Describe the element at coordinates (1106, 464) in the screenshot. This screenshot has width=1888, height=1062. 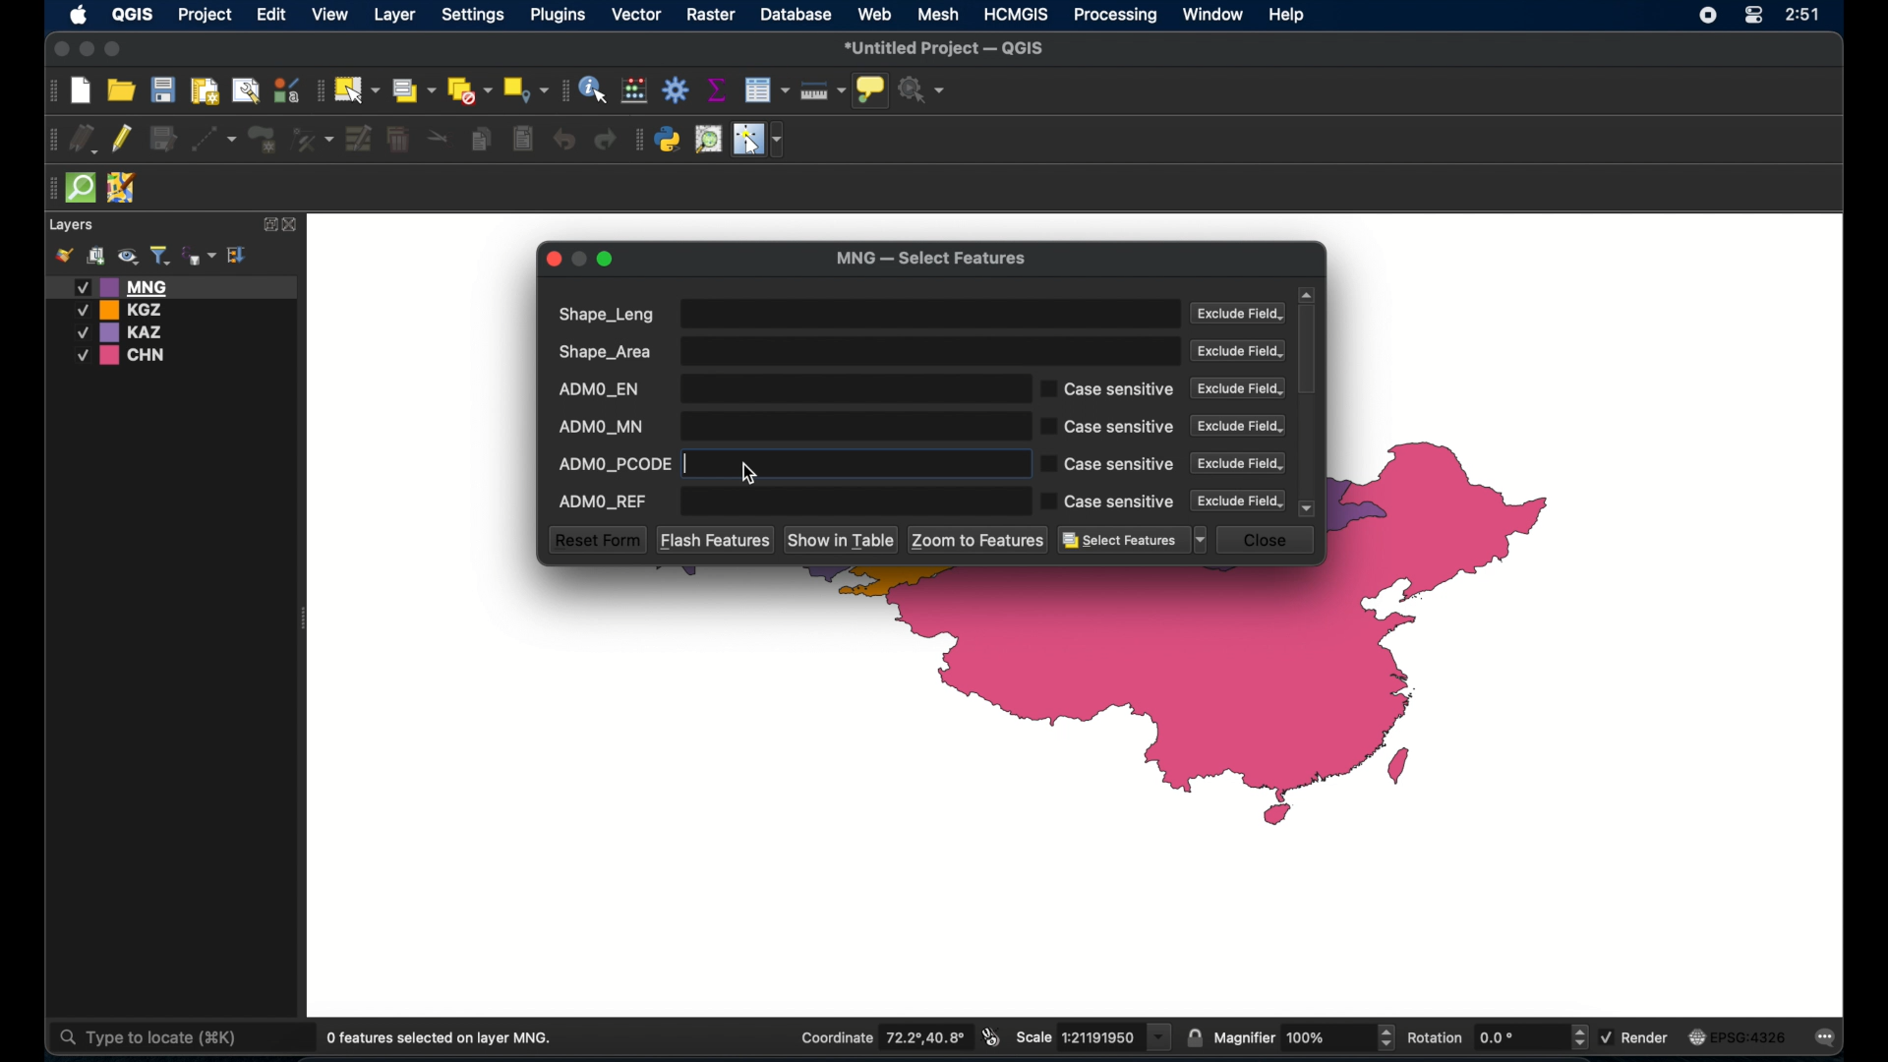
I see `case sensitive` at that location.